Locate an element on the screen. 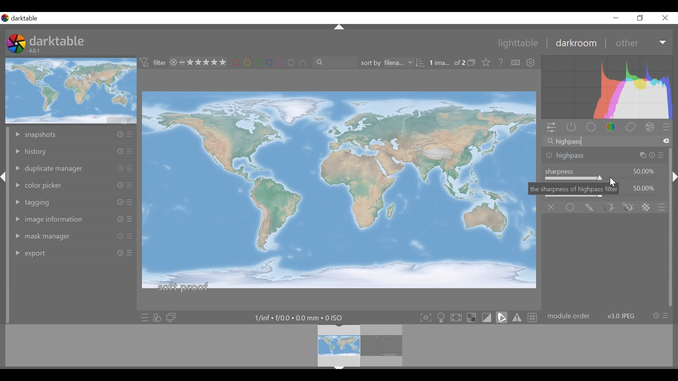  raster mask is located at coordinates (646, 207).